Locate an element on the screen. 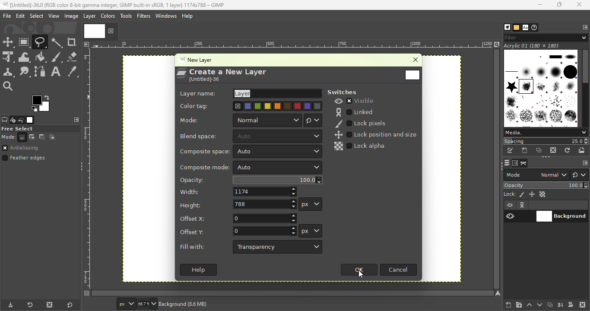 The image size is (590, 311). Channels is located at coordinates (514, 163).